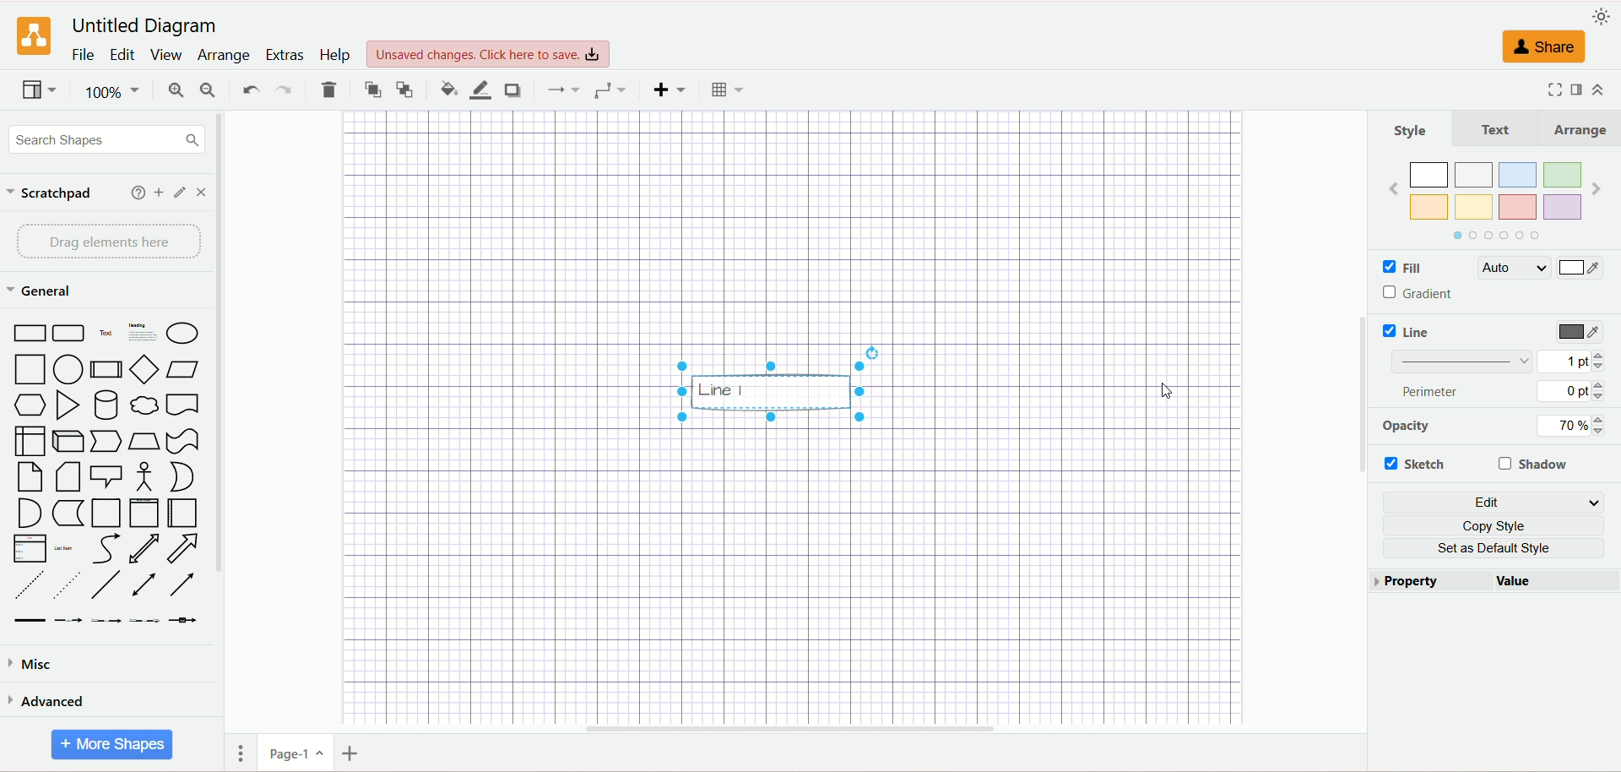 The height and width of the screenshot is (772, 1621). I want to click on Diamond, so click(143, 369).